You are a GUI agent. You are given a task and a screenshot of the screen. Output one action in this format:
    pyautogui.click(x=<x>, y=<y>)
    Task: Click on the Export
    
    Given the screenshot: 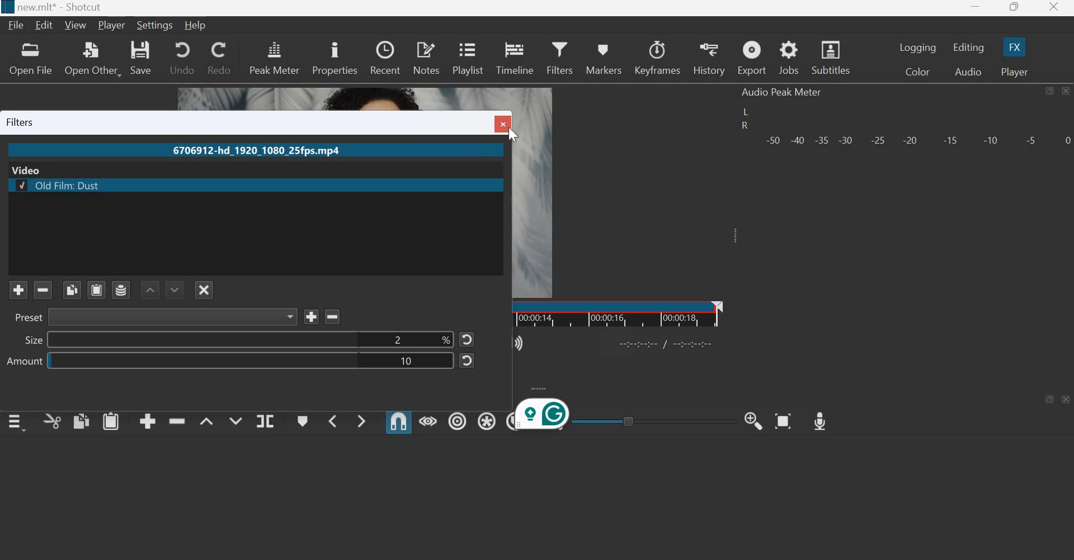 What is the action you would take?
    pyautogui.click(x=751, y=59)
    